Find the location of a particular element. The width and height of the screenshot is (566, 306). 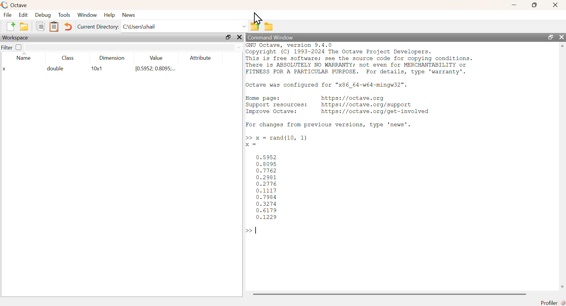

close is located at coordinates (239, 37).